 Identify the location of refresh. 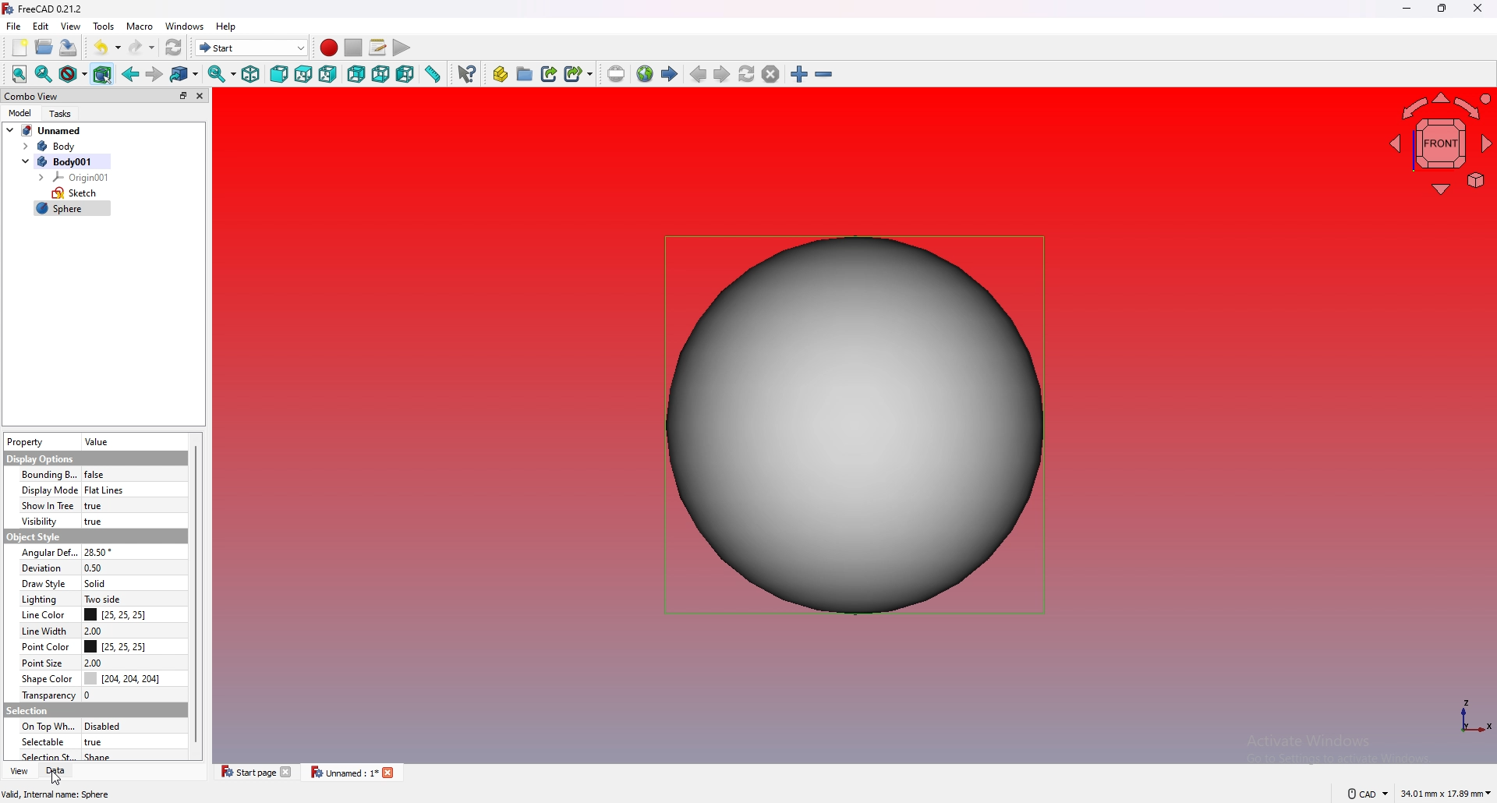
(174, 47).